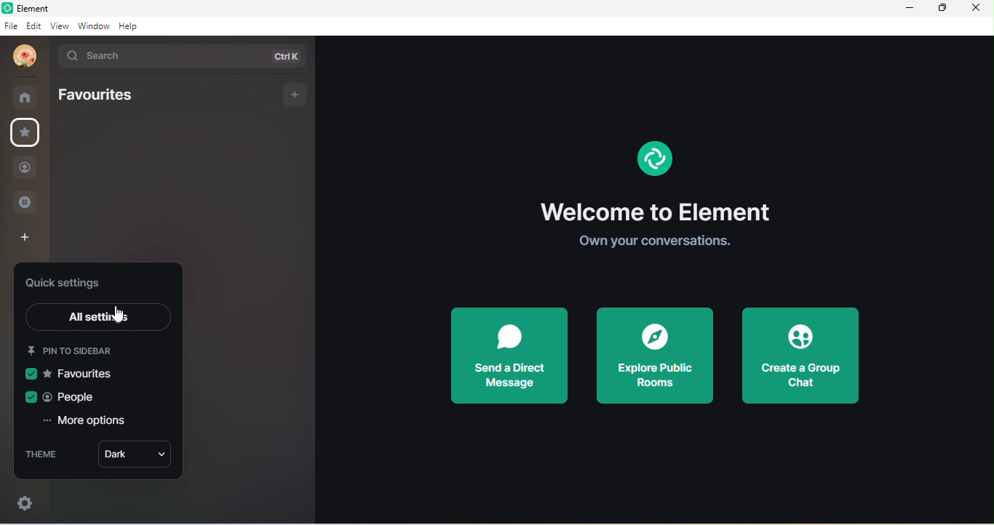  I want to click on theme, so click(45, 455).